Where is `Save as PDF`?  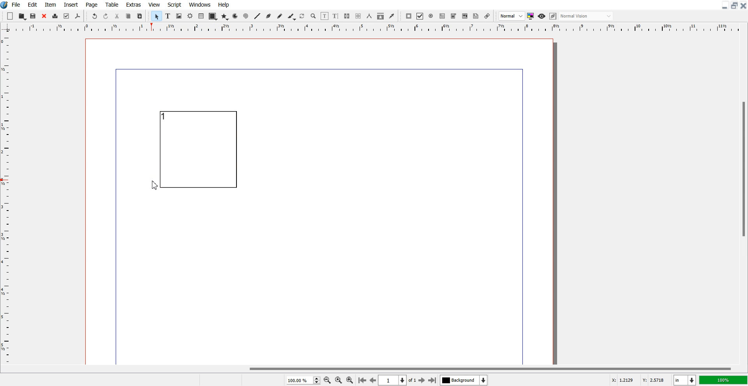 Save as PDF is located at coordinates (78, 16).